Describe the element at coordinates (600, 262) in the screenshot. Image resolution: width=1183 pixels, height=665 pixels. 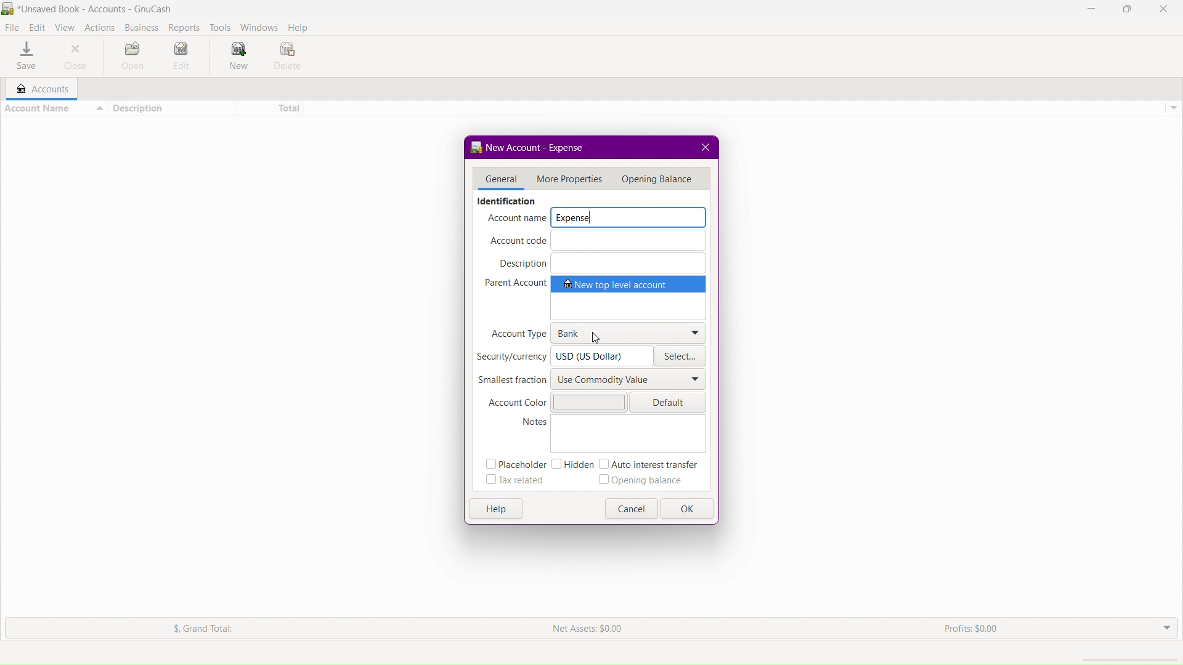
I see `Description` at that location.